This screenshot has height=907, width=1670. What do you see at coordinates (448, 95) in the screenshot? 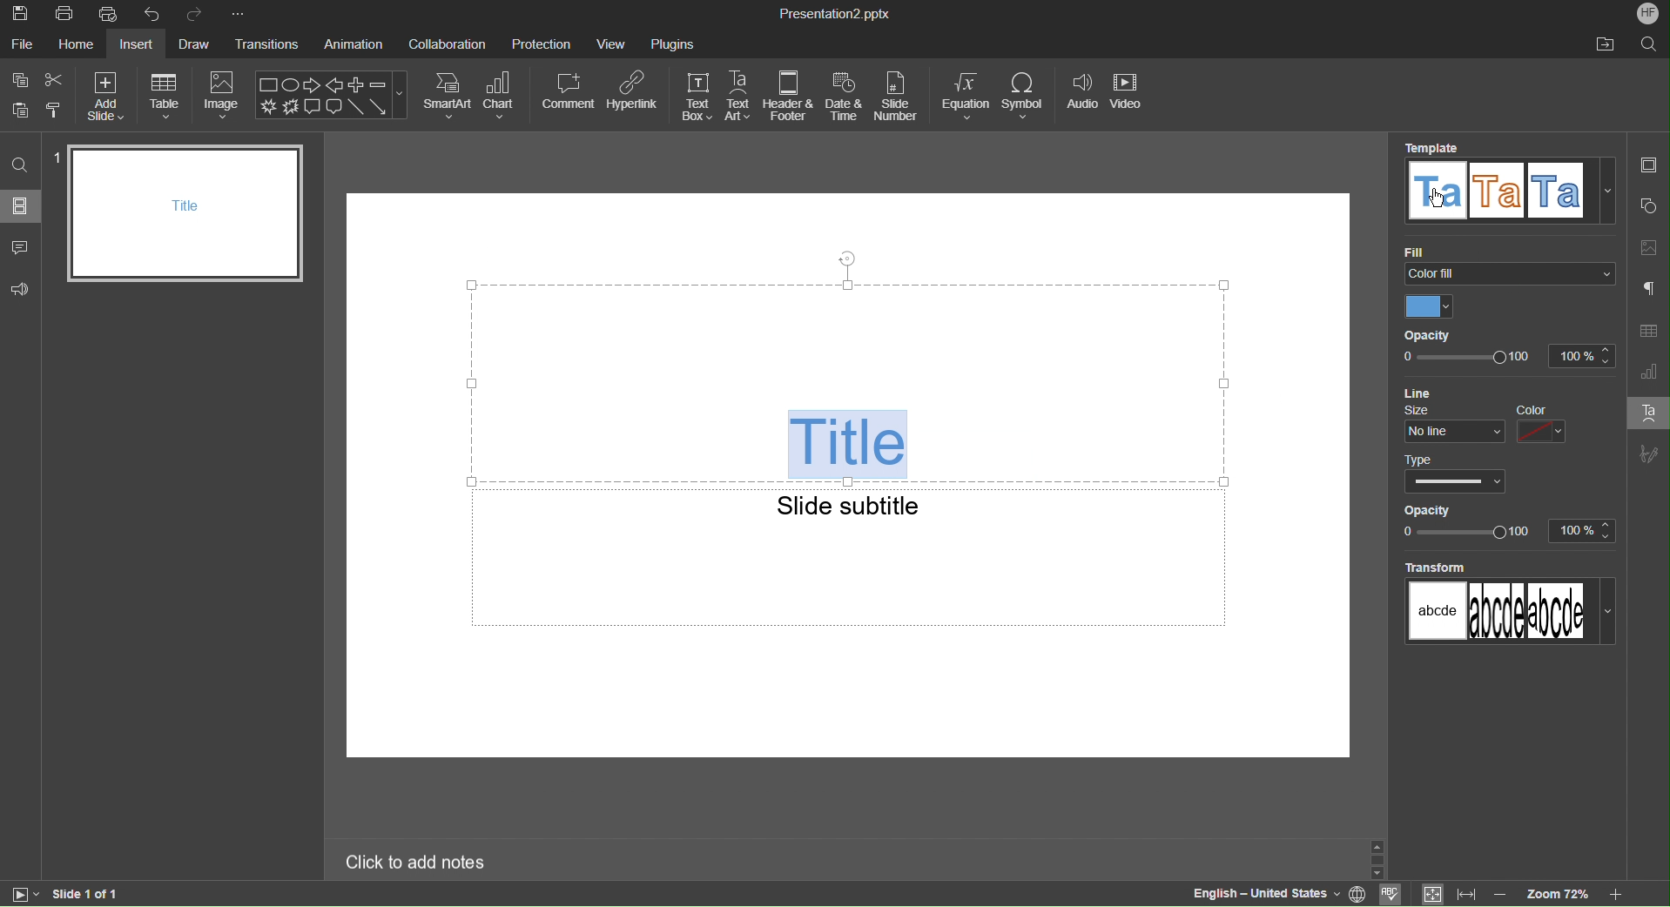
I see `SmartArt` at bounding box center [448, 95].